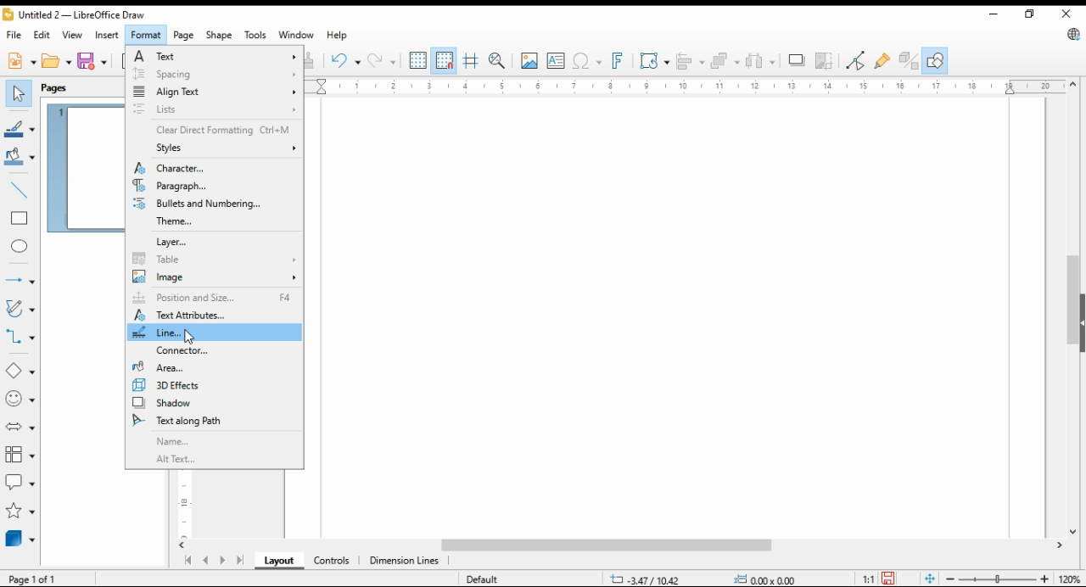 The image size is (1086, 587). What do you see at coordinates (930, 579) in the screenshot?
I see `fit page to window` at bounding box center [930, 579].